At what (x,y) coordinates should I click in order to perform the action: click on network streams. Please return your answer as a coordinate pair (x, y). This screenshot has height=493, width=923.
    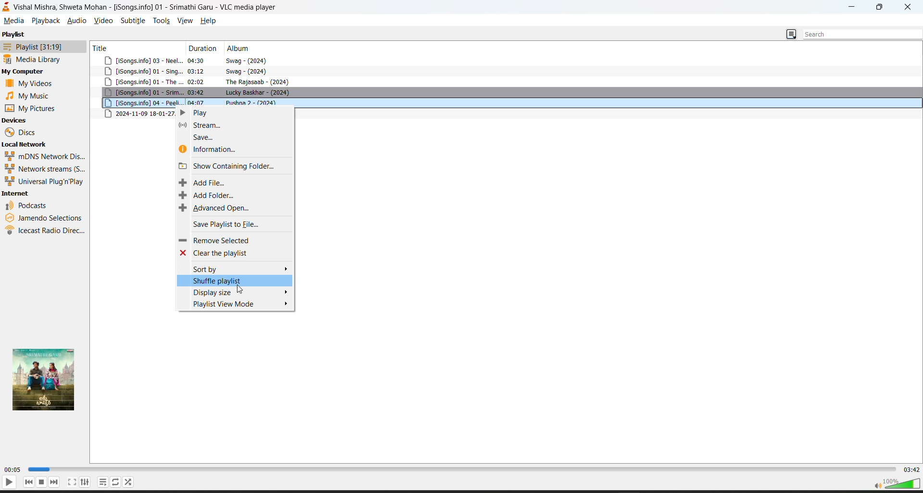
    Looking at the image, I should click on (42, 169).